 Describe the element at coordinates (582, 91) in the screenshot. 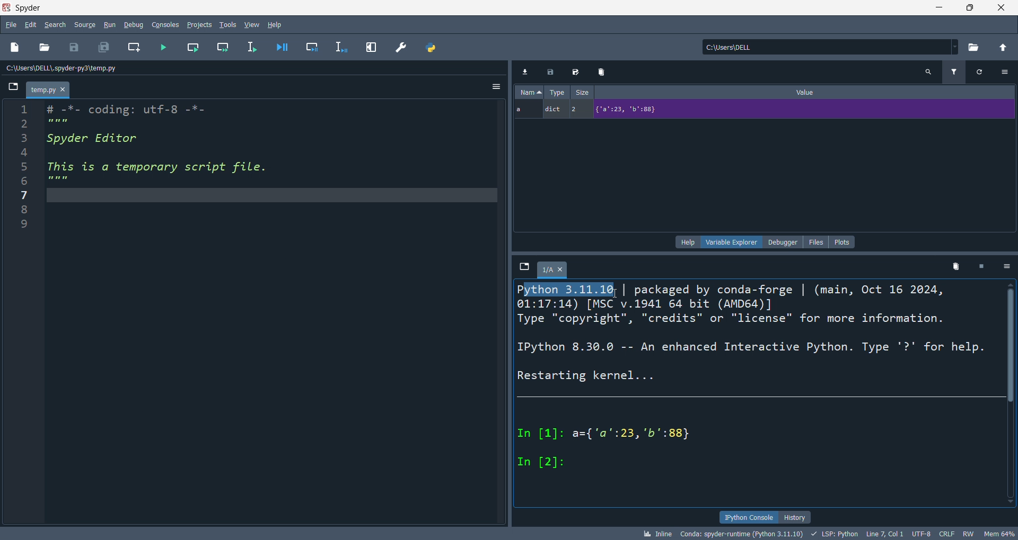

I see `size` at that location.